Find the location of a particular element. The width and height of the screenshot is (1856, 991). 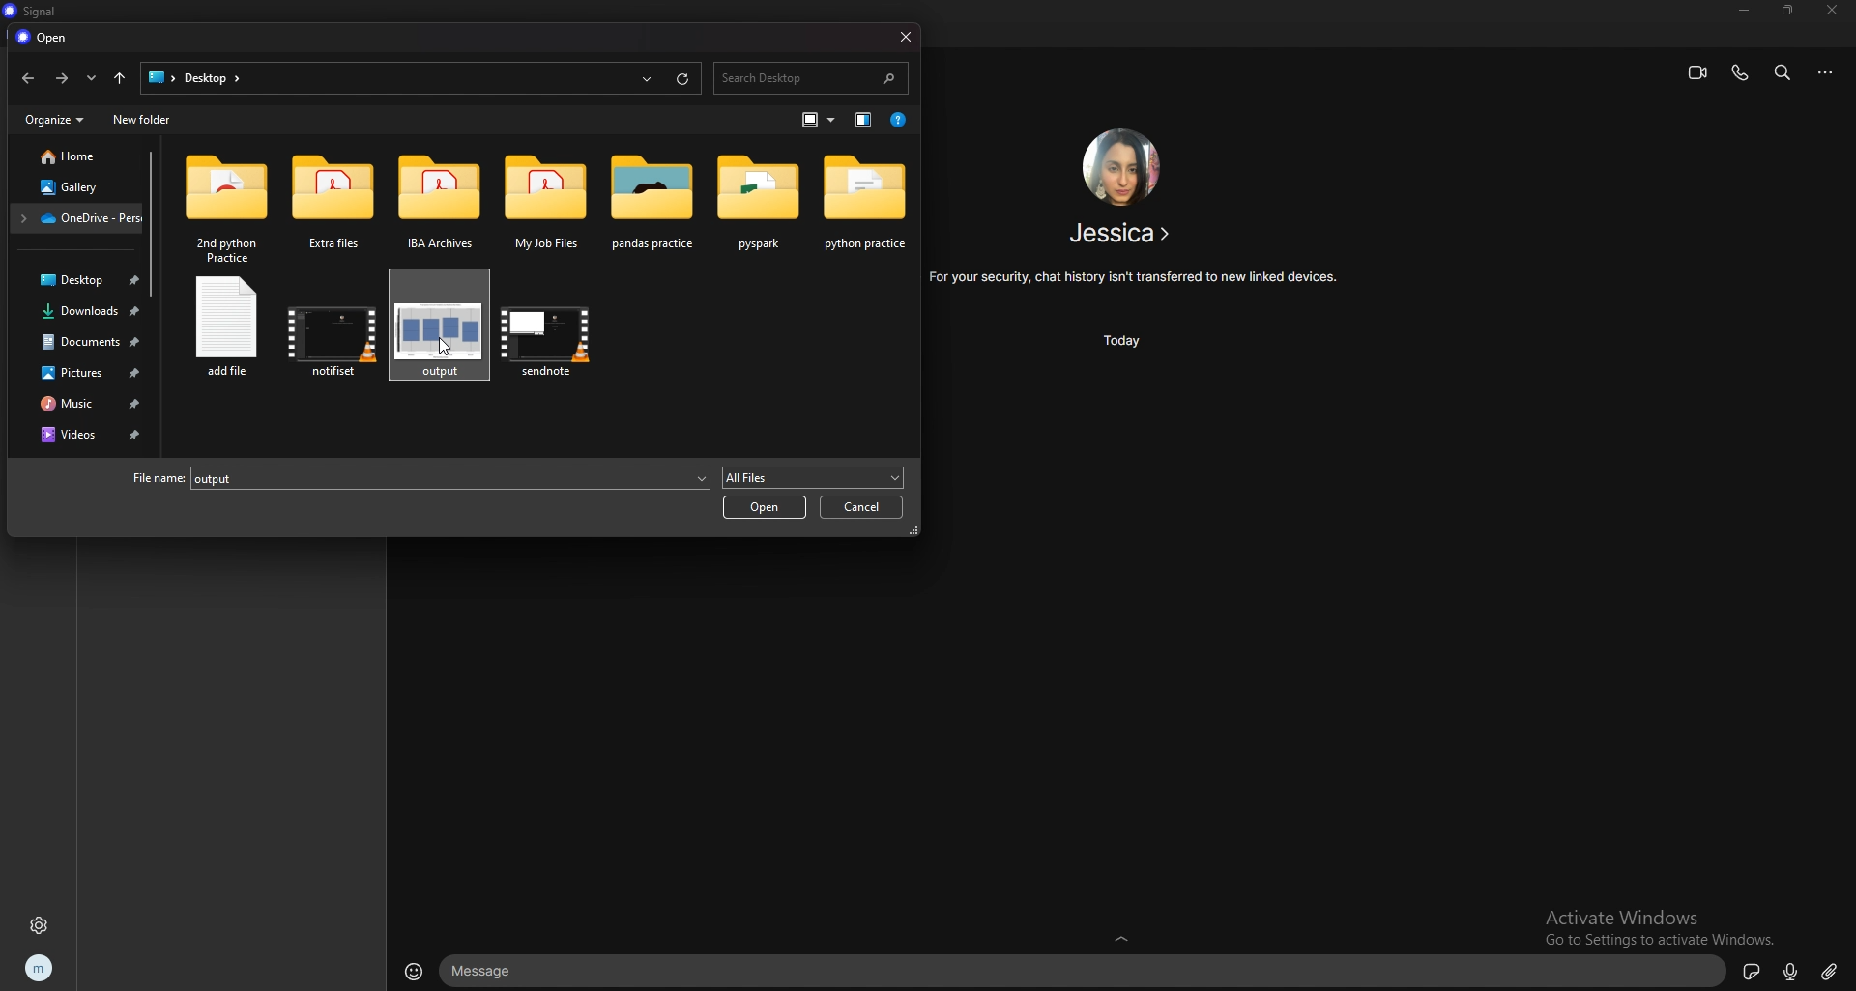

music is located at coordinates (78, 404).